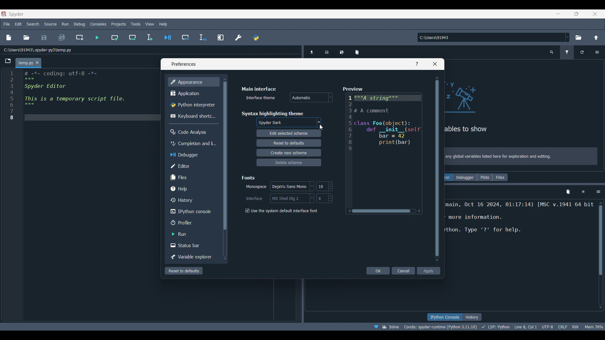  I want to click on Debug cell, so click(185, 37).